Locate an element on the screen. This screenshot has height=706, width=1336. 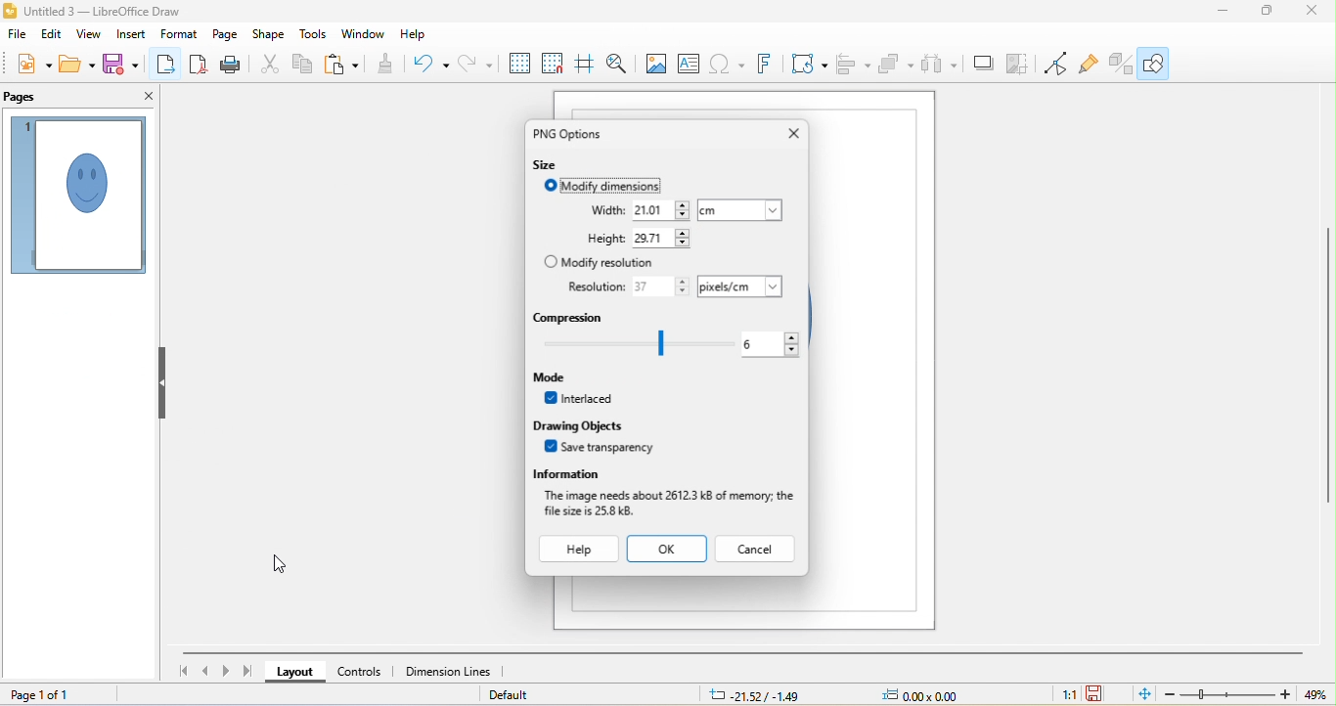
arrange is located at coordinates (894, 65).